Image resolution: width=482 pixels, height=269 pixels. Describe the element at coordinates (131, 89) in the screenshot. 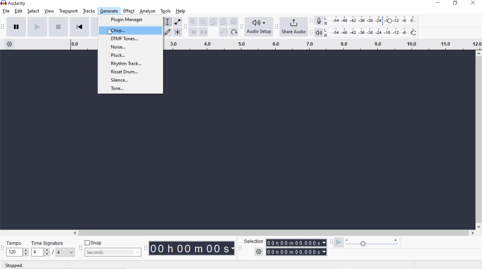

I see `tone` at that location.